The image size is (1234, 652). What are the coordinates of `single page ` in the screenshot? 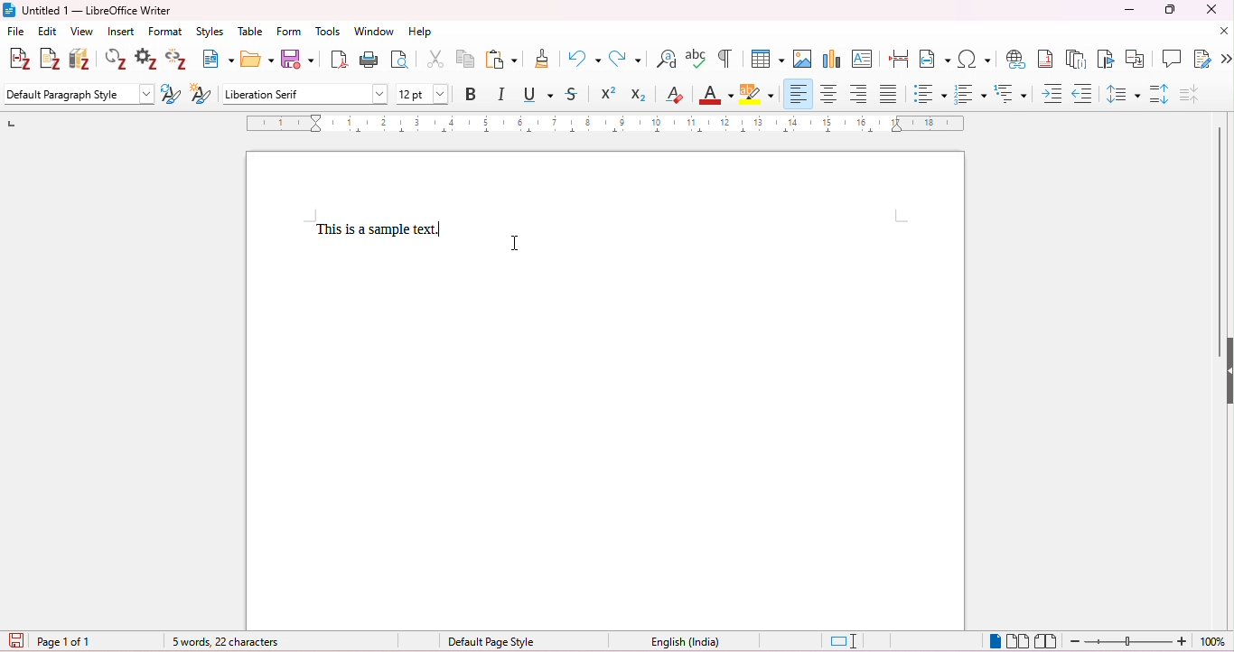 It's located at (995, 642).